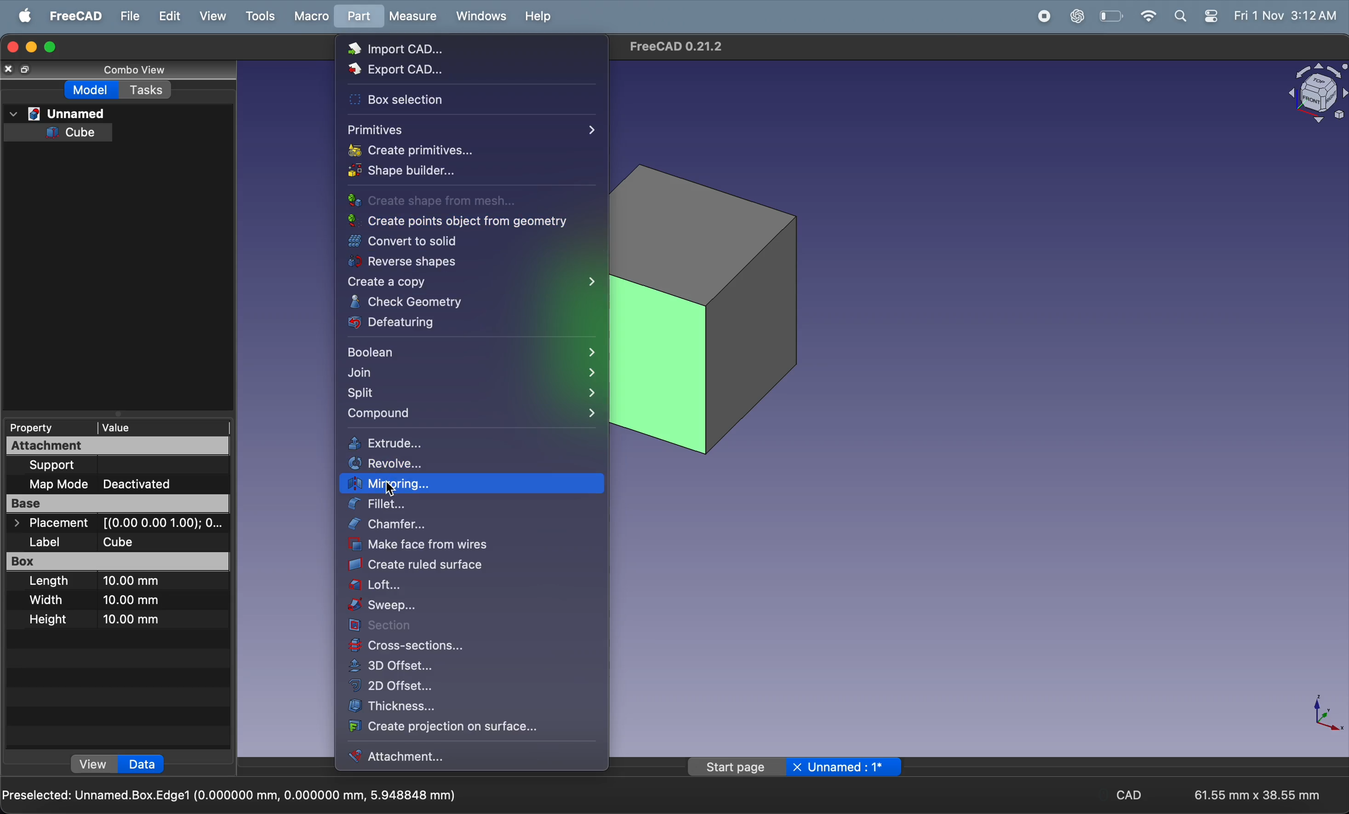  I want to click on model, so click(90, 90).